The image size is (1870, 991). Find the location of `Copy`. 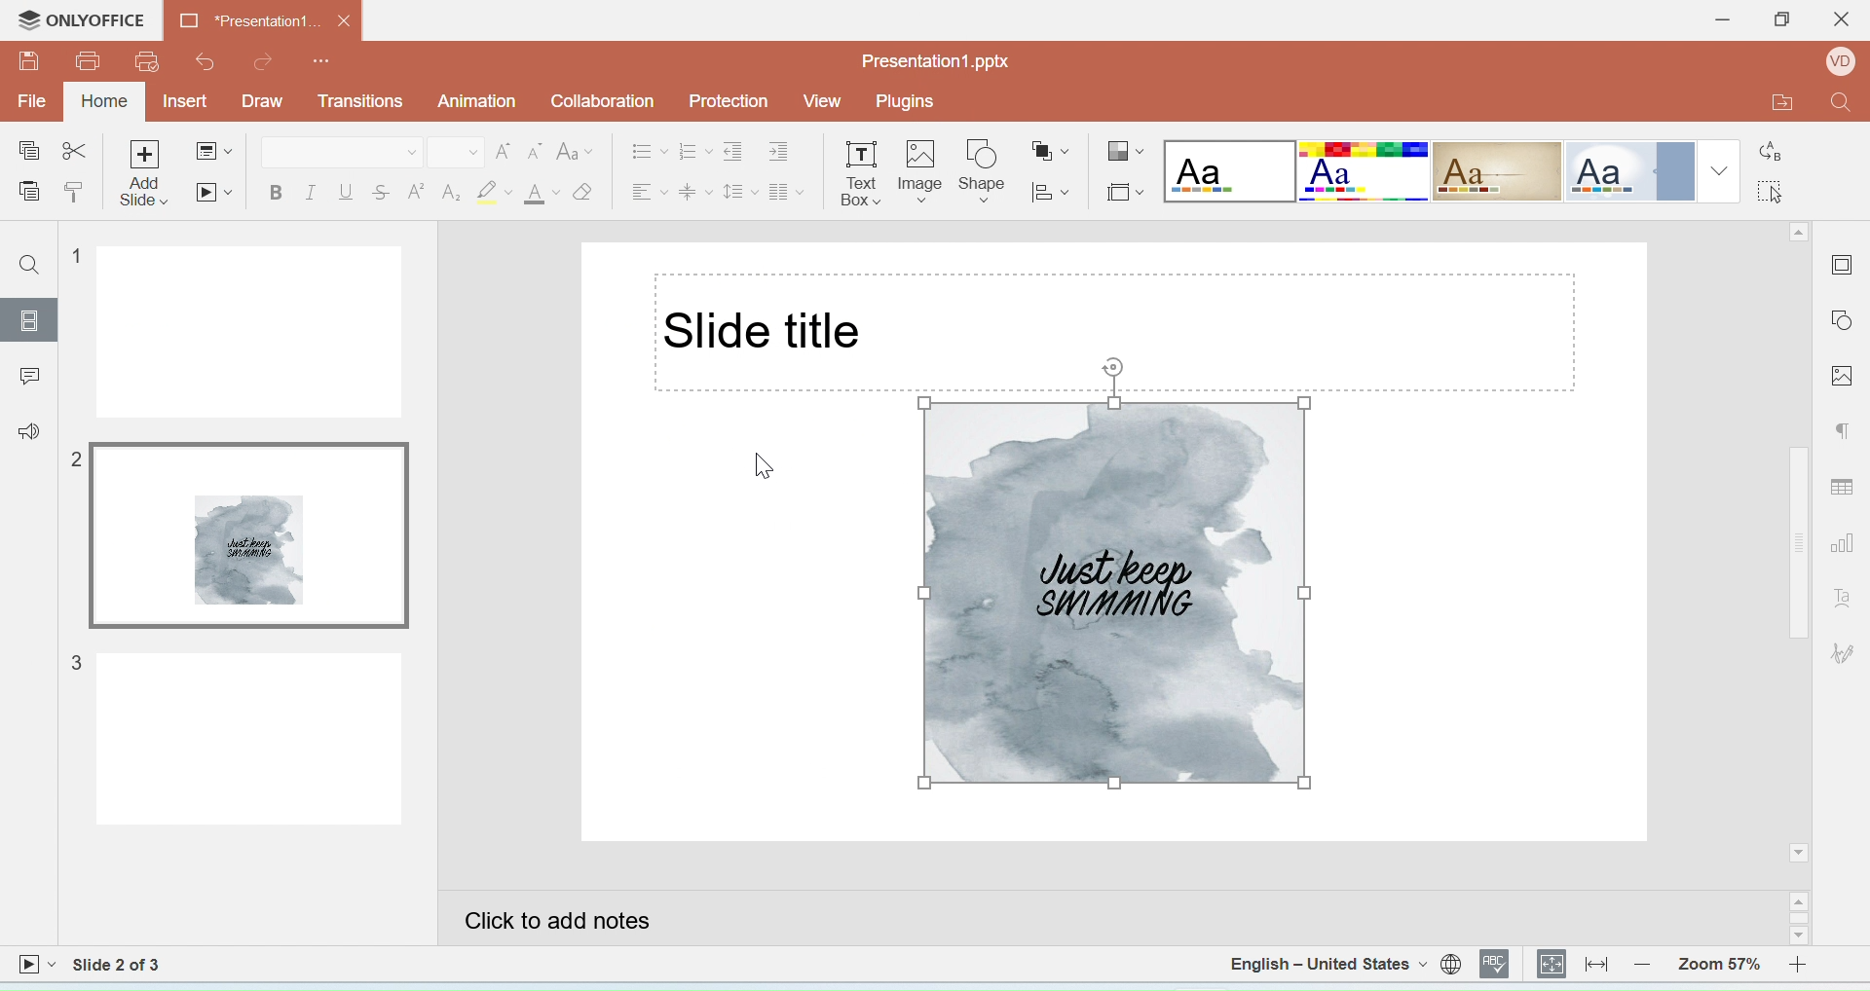

Copy is located at coordinates (27, 152).